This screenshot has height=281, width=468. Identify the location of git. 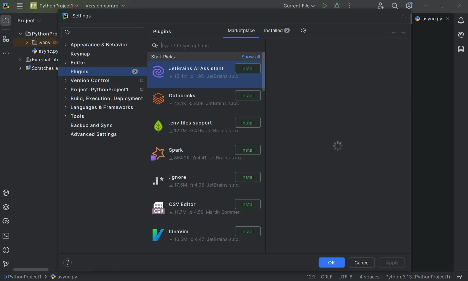
(5, 264).